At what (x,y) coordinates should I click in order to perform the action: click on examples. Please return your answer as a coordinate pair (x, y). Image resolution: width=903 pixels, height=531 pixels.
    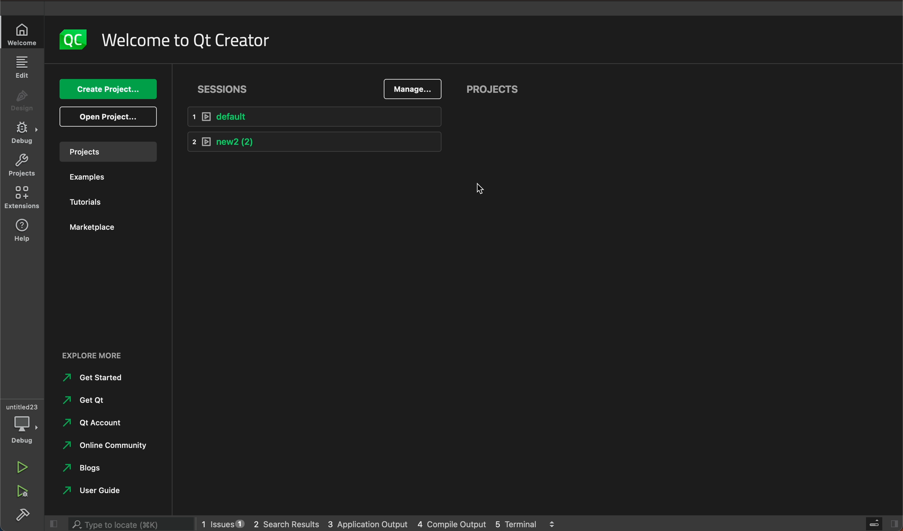
    Looking at the image, I should click on (101, 177).